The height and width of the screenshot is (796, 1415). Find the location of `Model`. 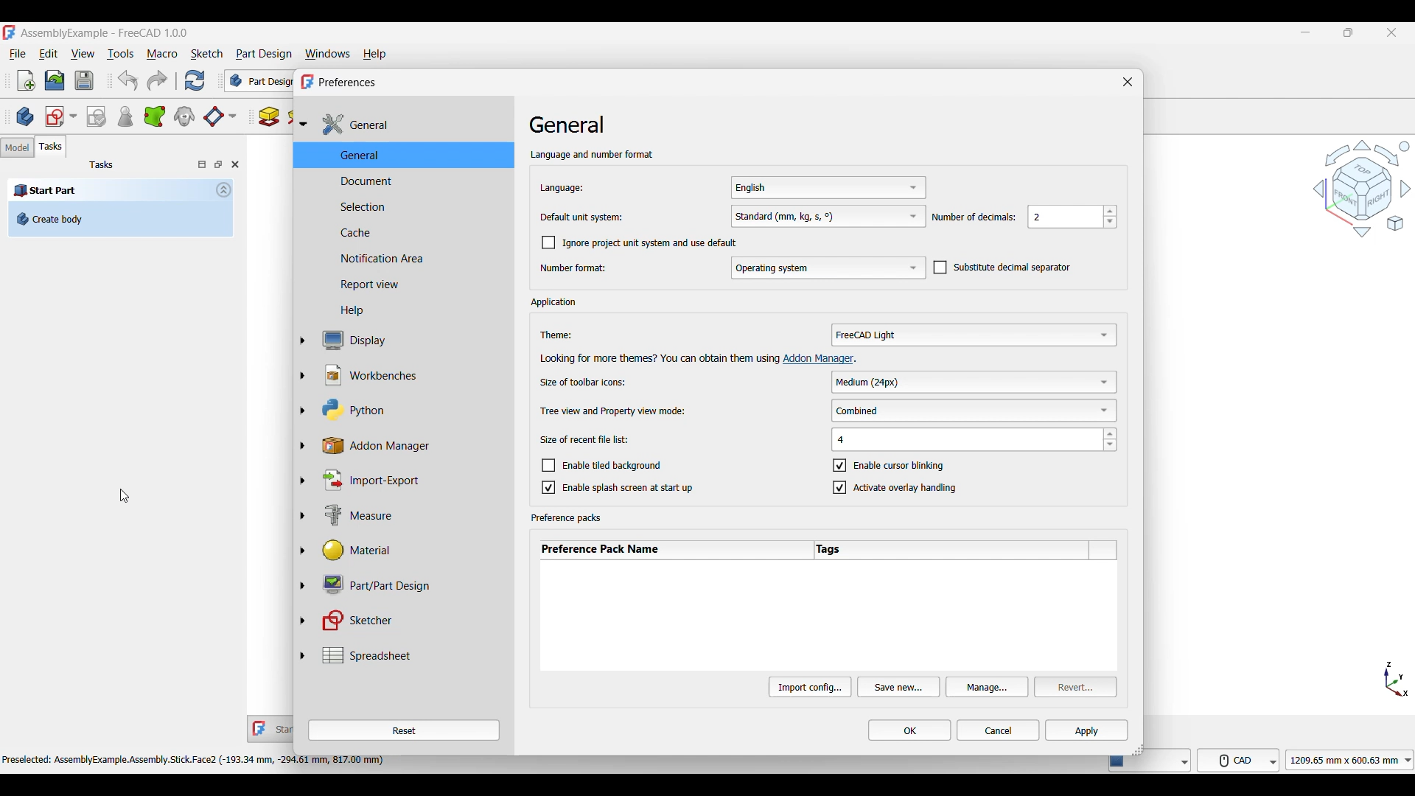

Model is located at coordinates (18, 147).